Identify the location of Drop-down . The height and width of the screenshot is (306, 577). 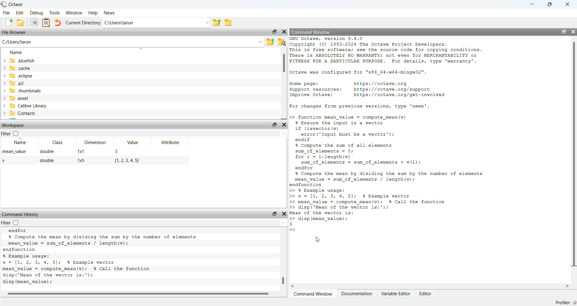
(284, 223).